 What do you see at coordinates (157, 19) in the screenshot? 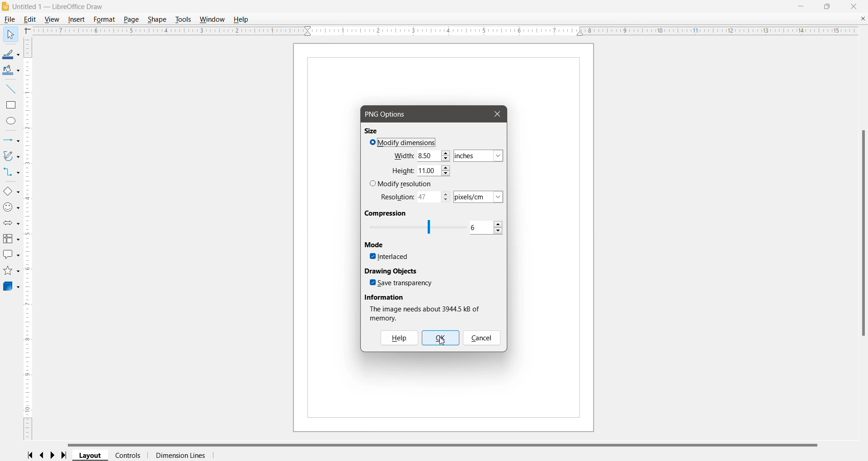
I see `Shape` at bounding box center [157, 19].